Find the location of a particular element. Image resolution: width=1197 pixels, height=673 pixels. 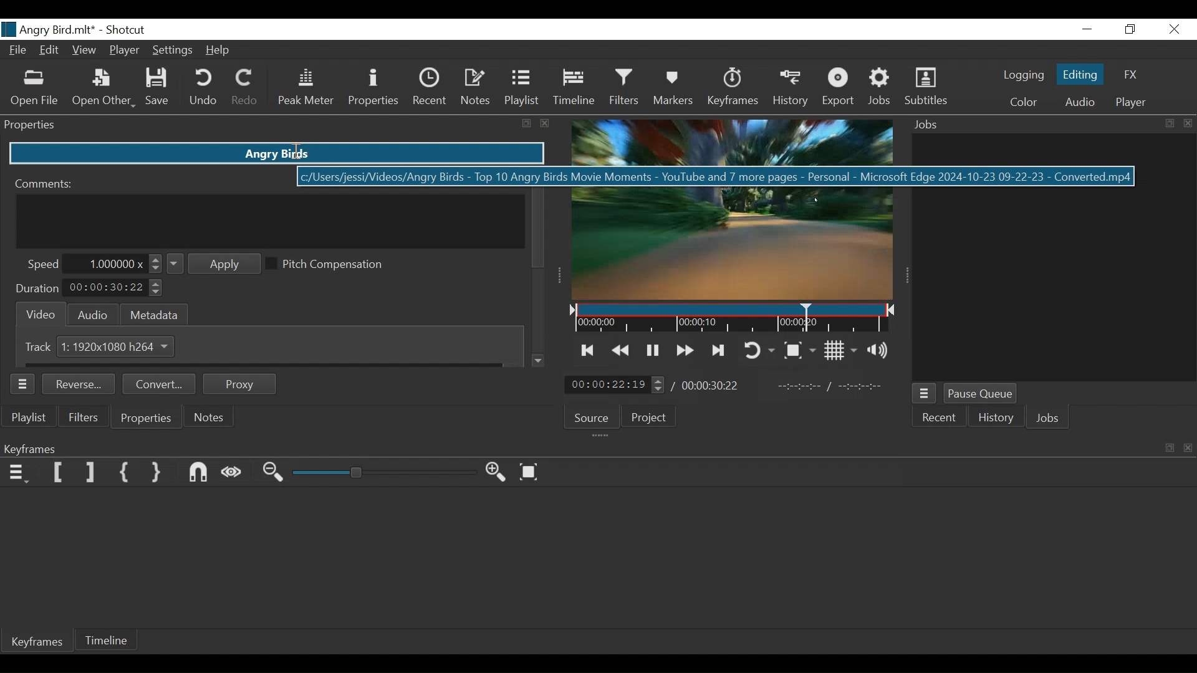

Audio is located at coordinates (1078, 102).